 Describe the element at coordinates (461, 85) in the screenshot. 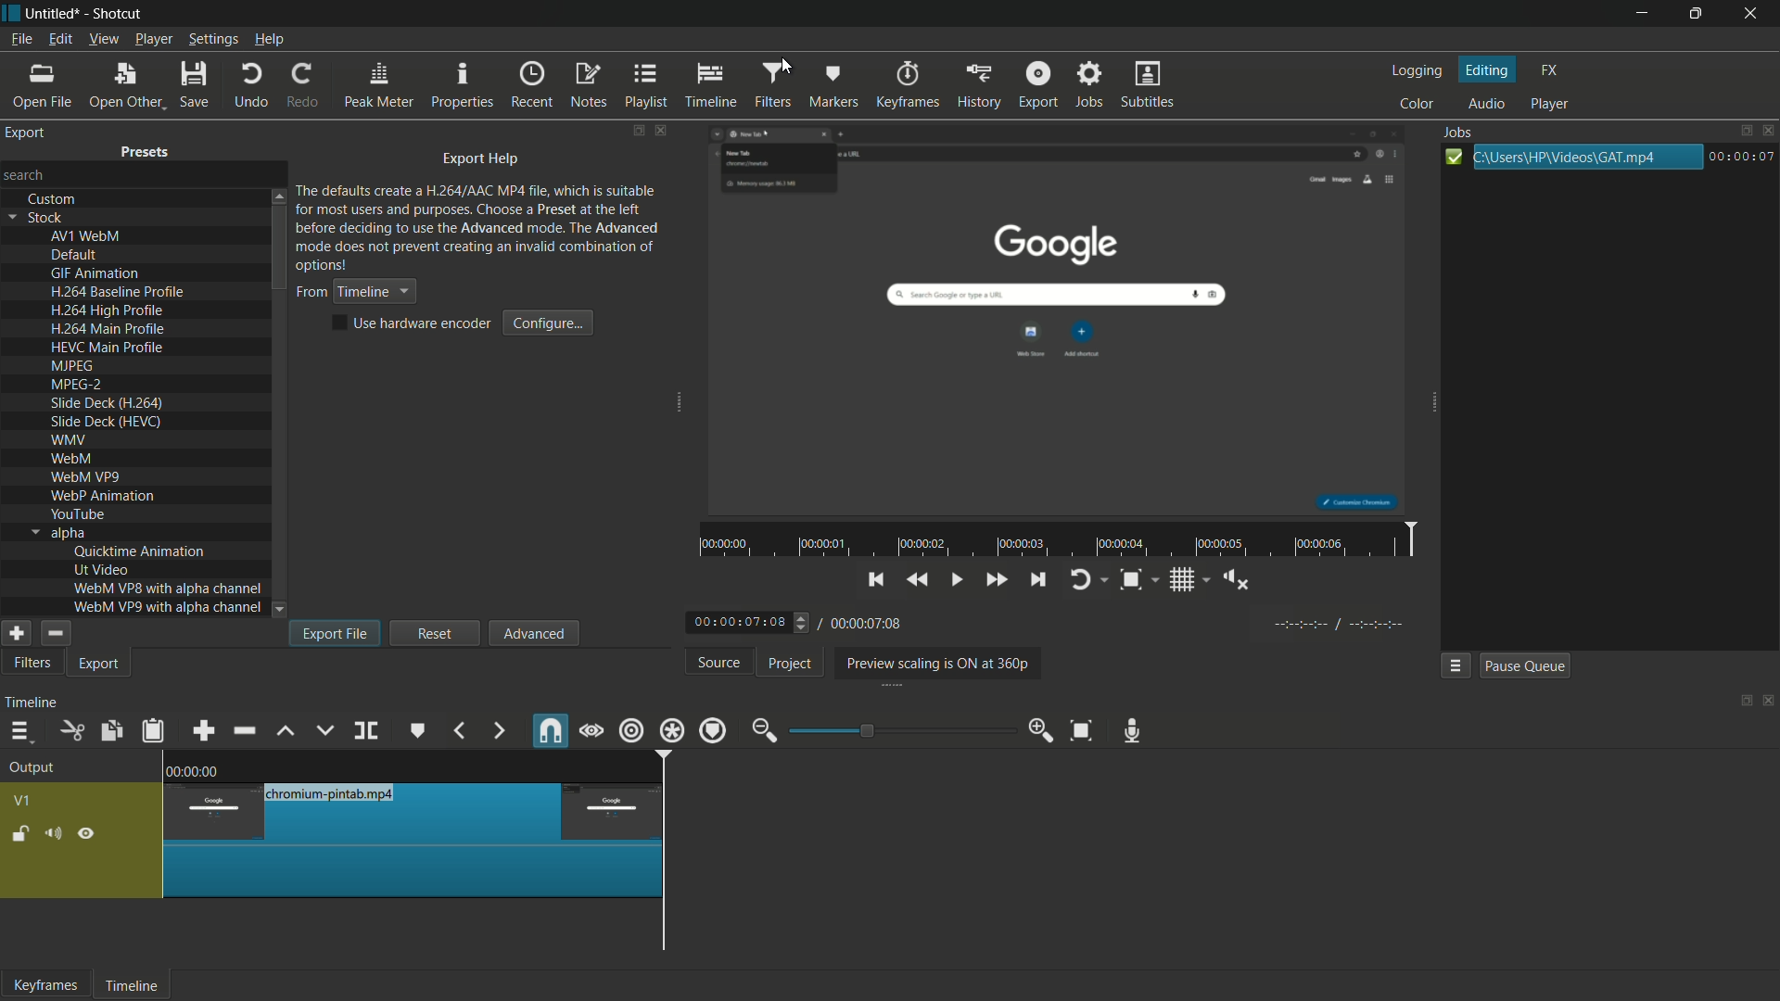

I see `properties` at that location.